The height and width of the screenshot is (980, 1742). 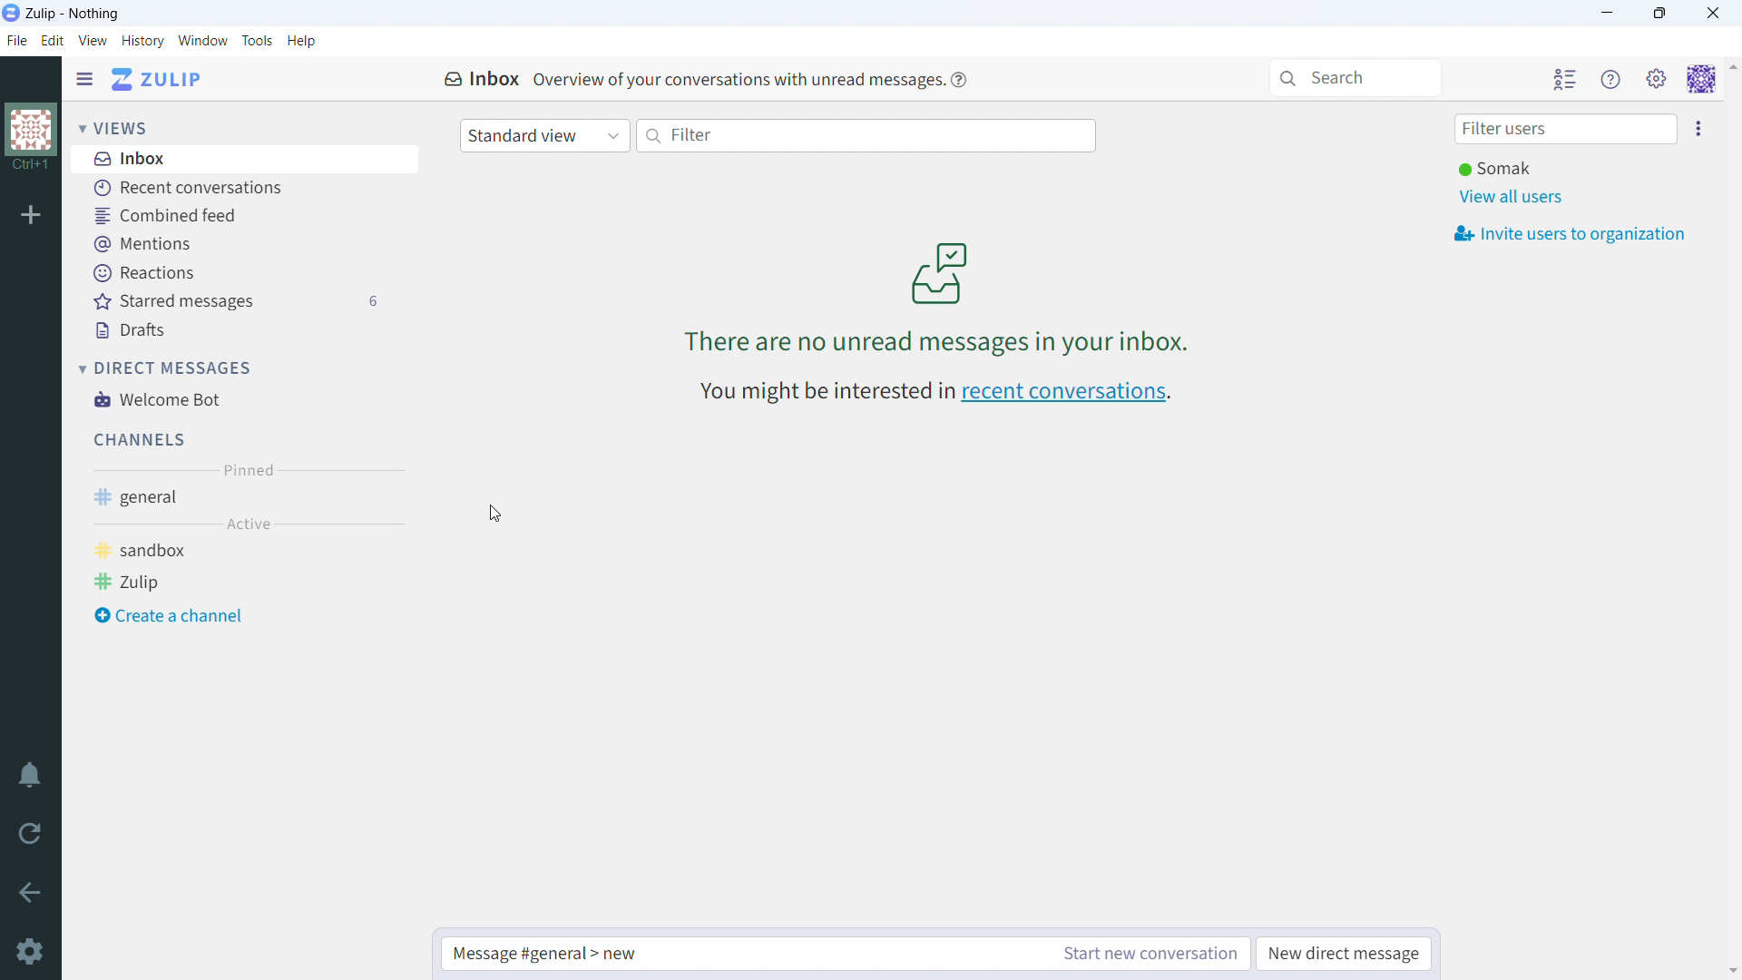 I want to click on minimize, so click(x=1608, y=14).